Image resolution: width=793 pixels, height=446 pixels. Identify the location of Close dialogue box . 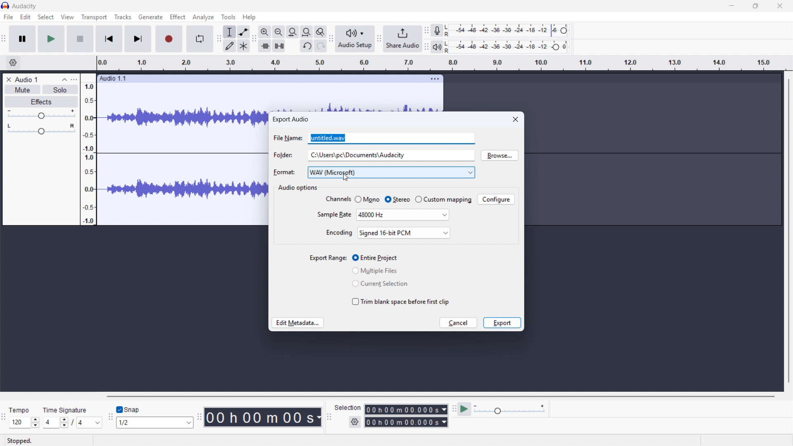
(516, 119).